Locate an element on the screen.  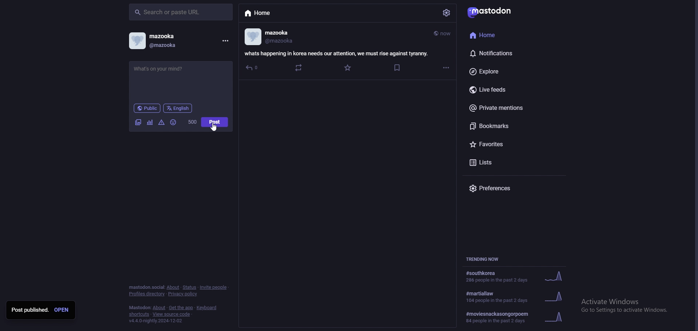
favourites is located at coordinates (511, 145).